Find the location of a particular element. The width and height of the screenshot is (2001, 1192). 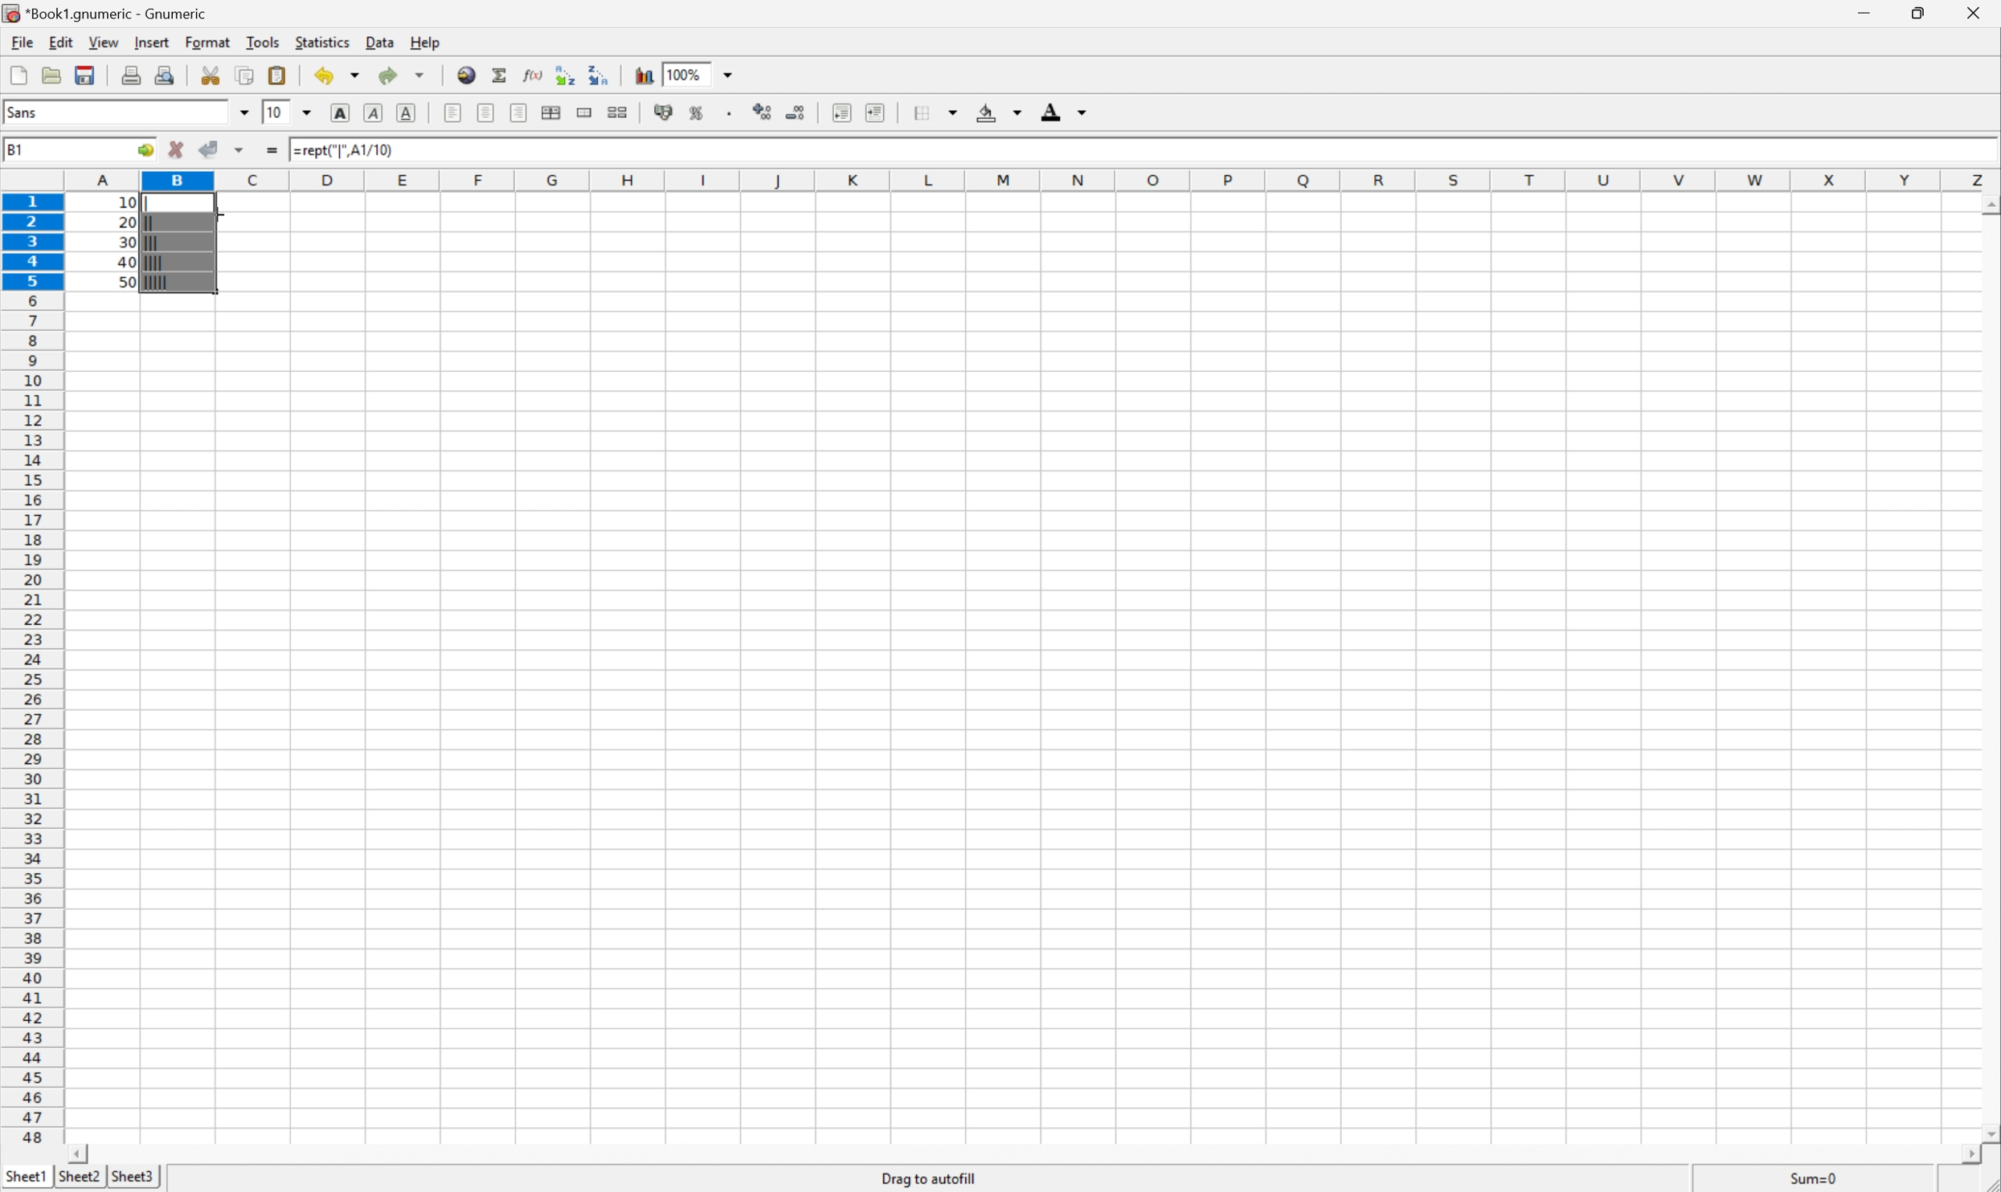

Scroll Left is located at coordinates (81, 1155).